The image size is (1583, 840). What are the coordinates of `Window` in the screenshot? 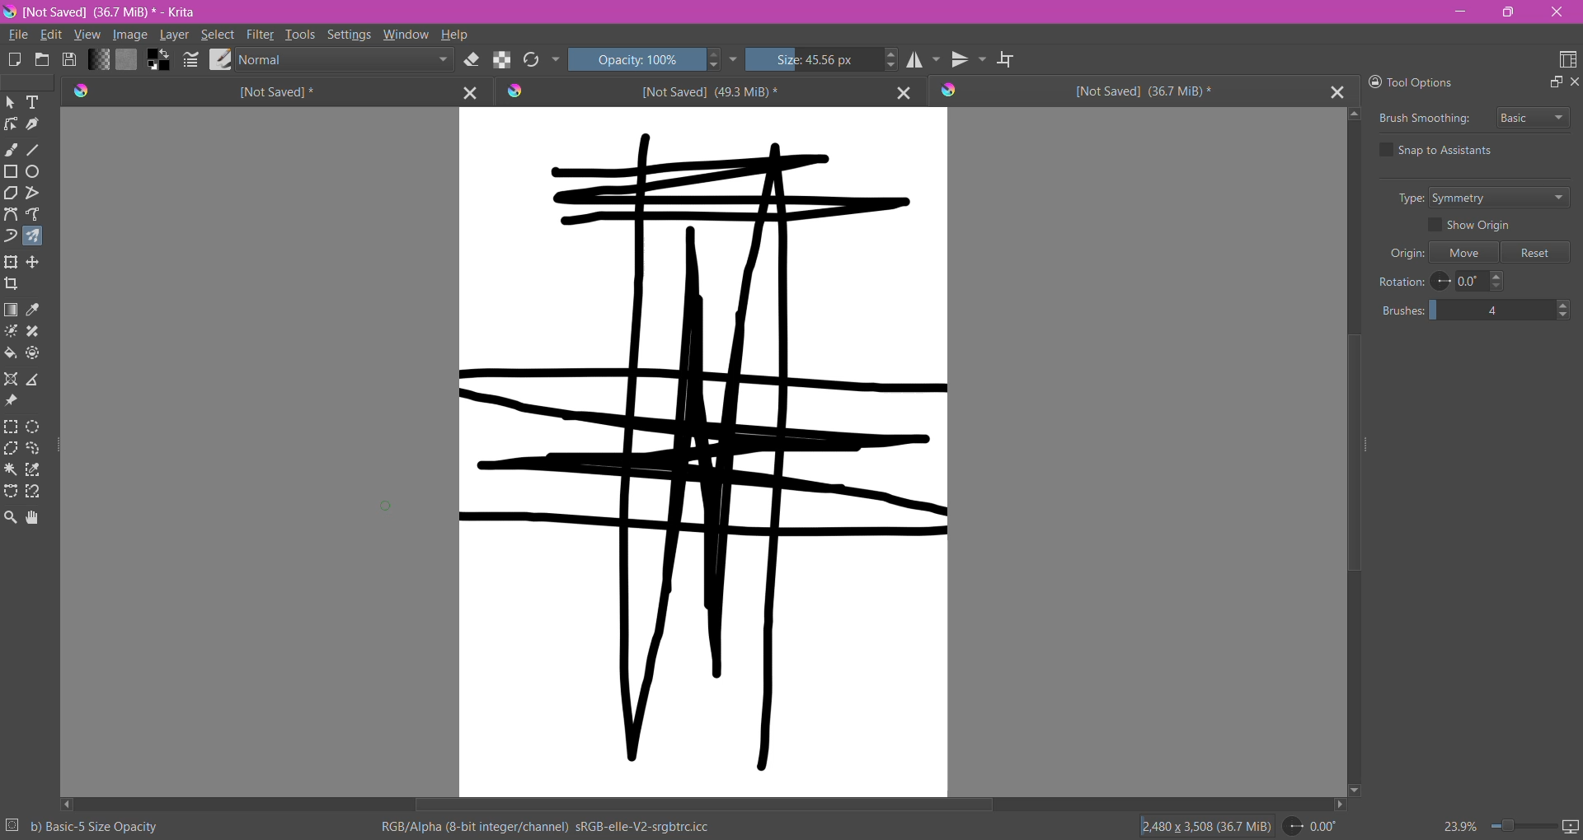 It's located at (406, 34).